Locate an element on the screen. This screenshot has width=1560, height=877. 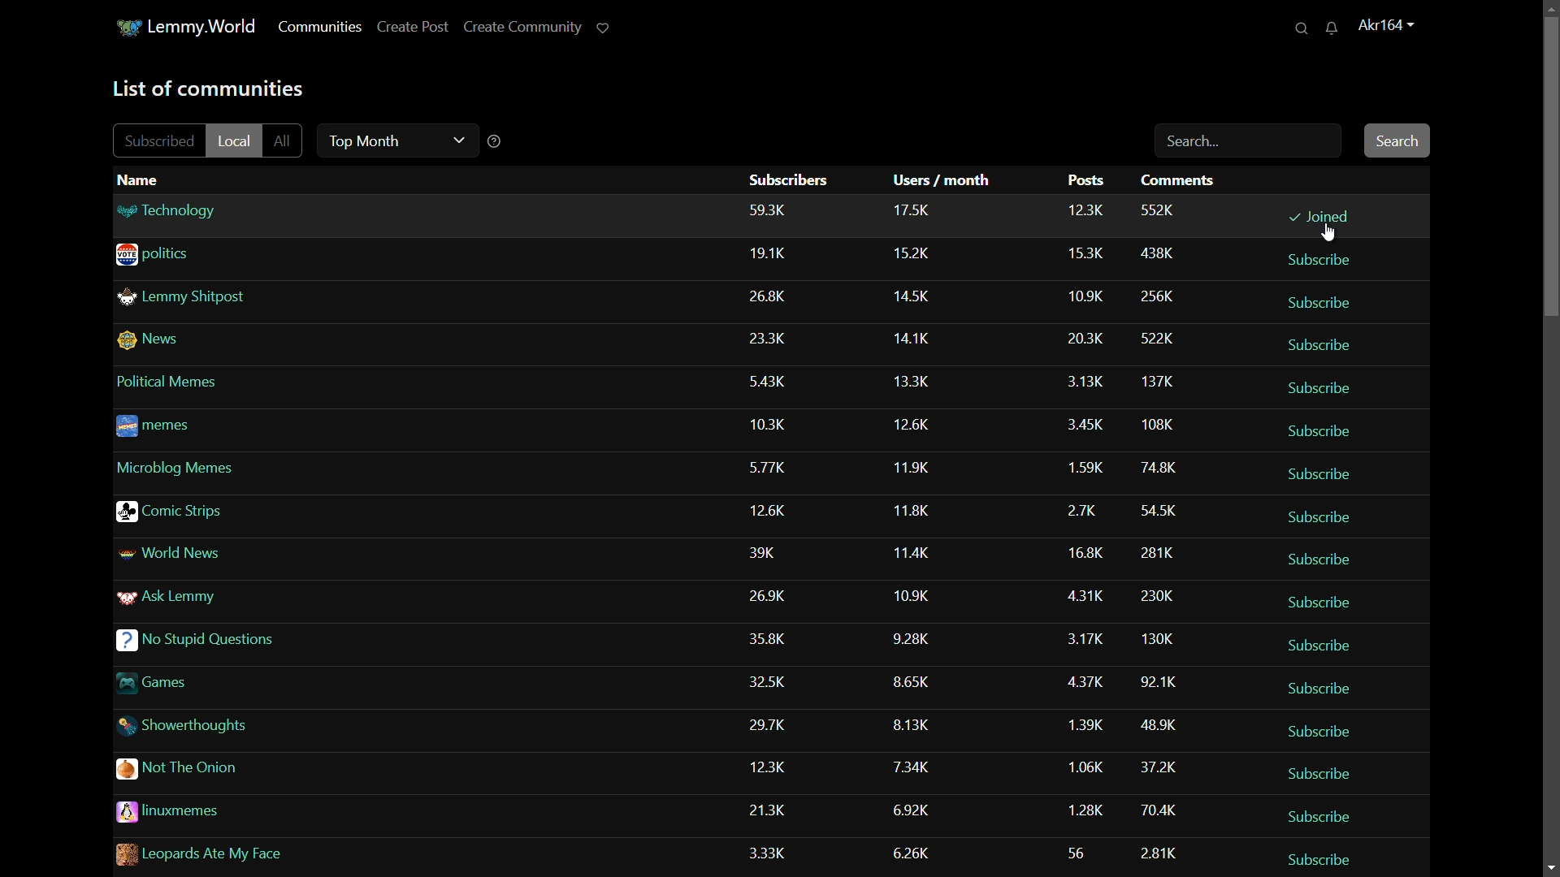
create community is located at coordinates (520, 26).